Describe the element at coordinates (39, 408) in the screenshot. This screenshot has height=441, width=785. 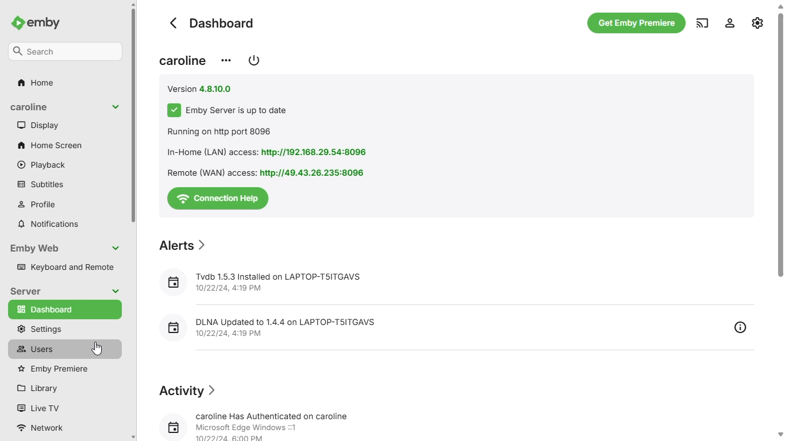
I see `live TV` at that location.